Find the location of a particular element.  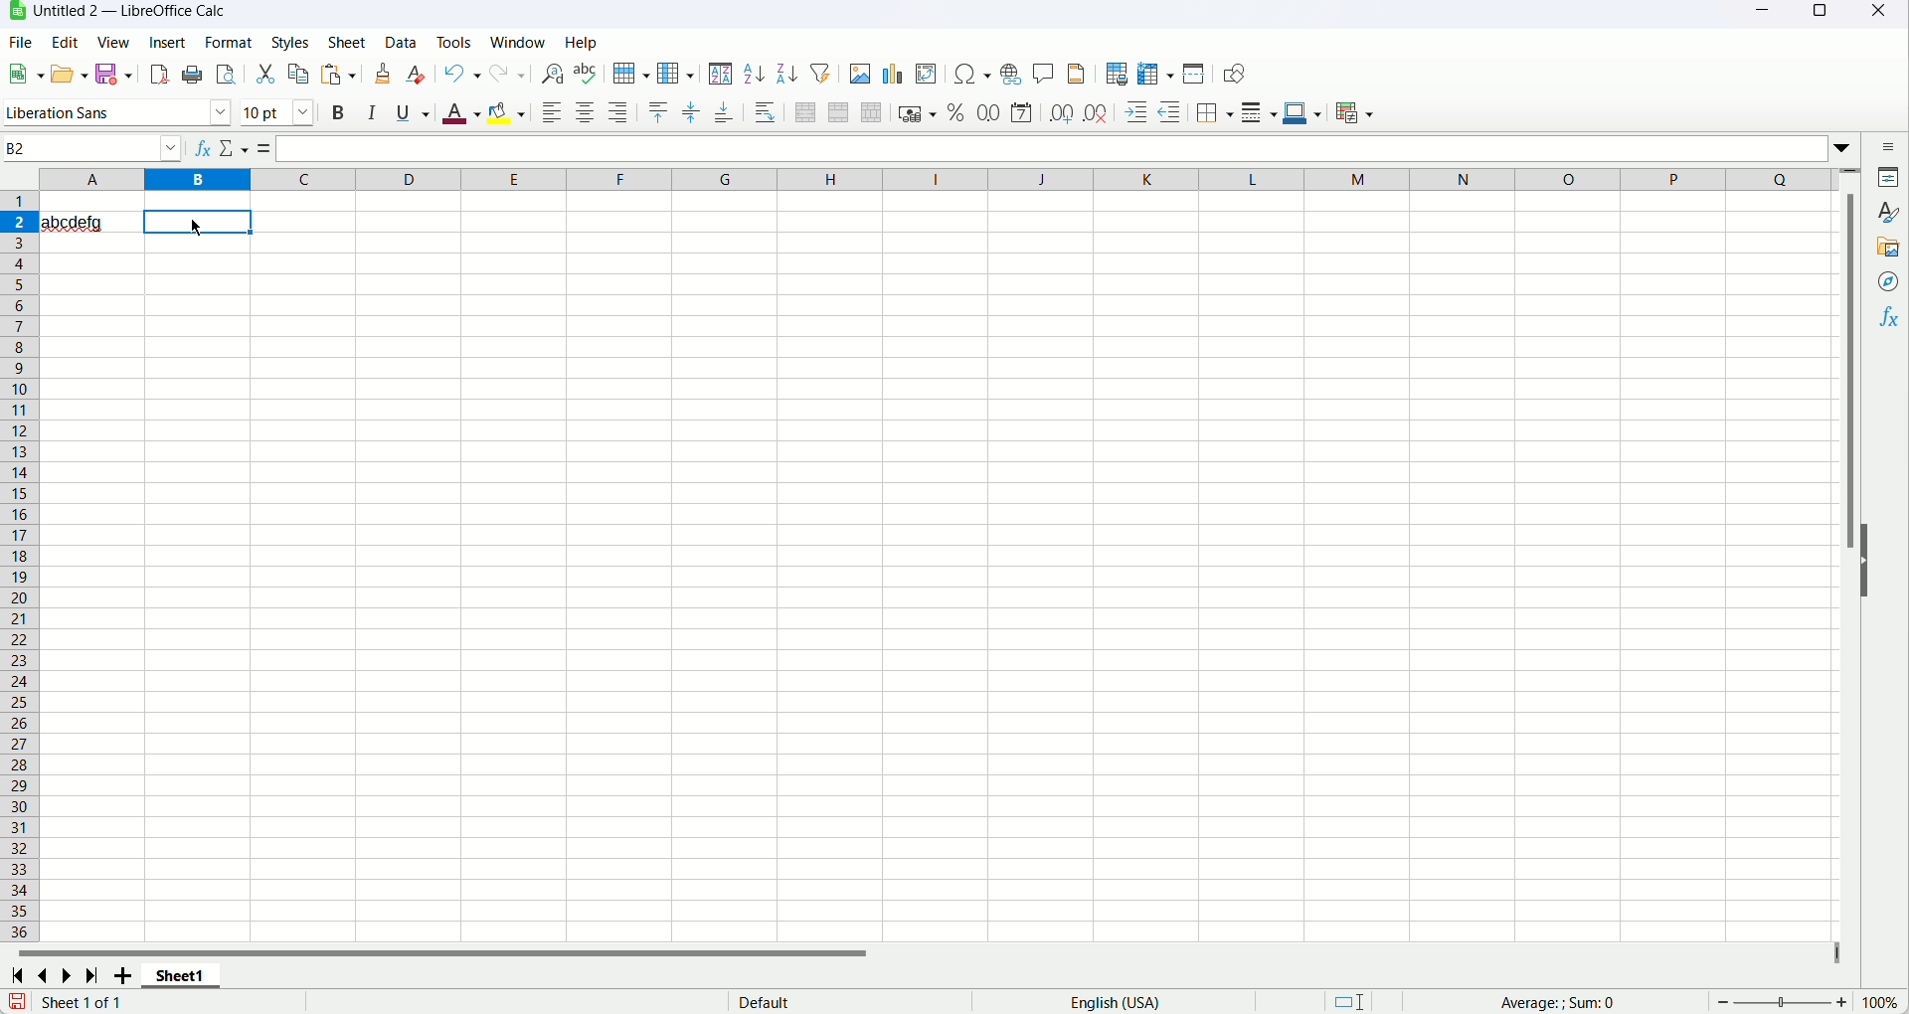

center vertically is located at coordinates (690, 112).